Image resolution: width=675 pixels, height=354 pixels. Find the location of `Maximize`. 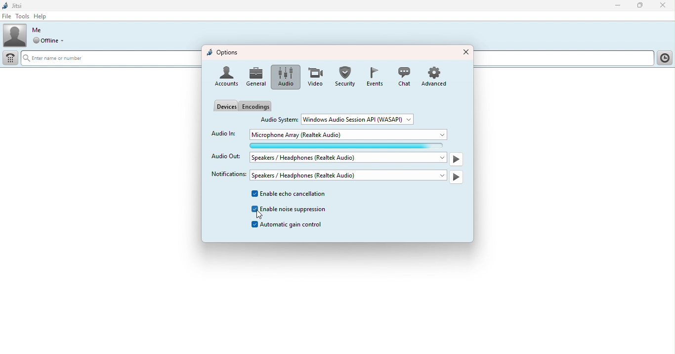

Maximize is located at coordinates (641, 6).